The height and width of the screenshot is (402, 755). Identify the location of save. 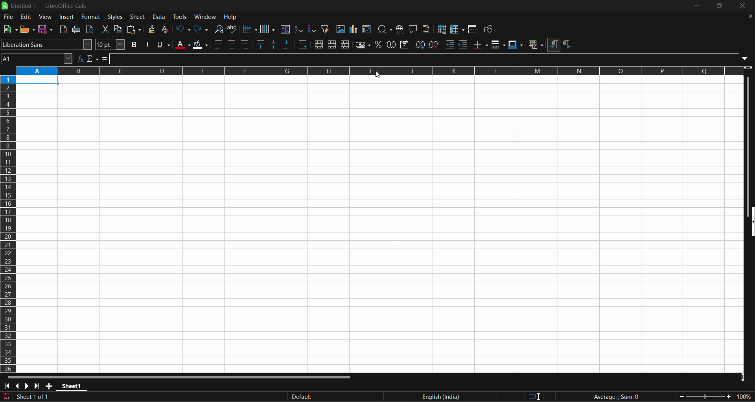
(47, 30).